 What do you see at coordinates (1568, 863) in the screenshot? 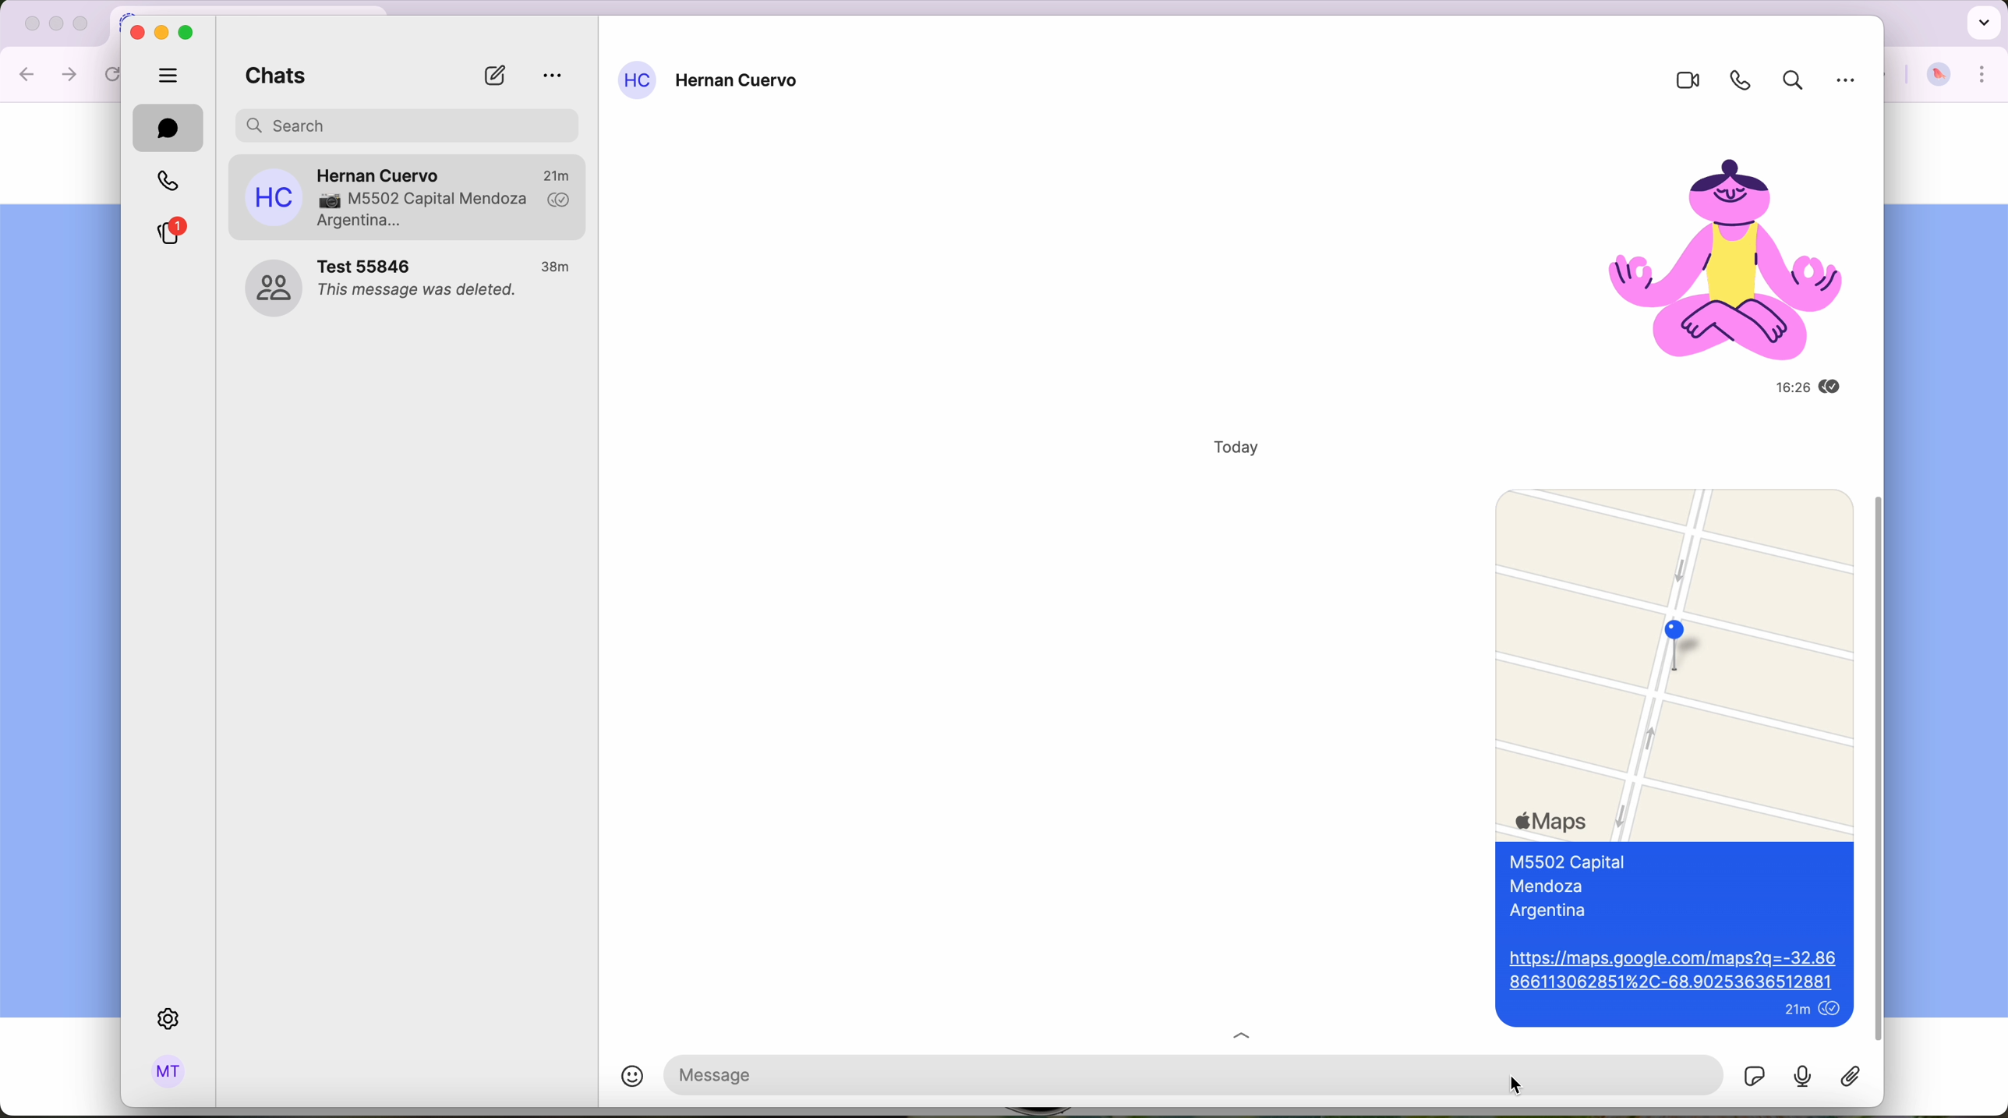
I see `M5502 Capital` at bounding box center [1568, 863].